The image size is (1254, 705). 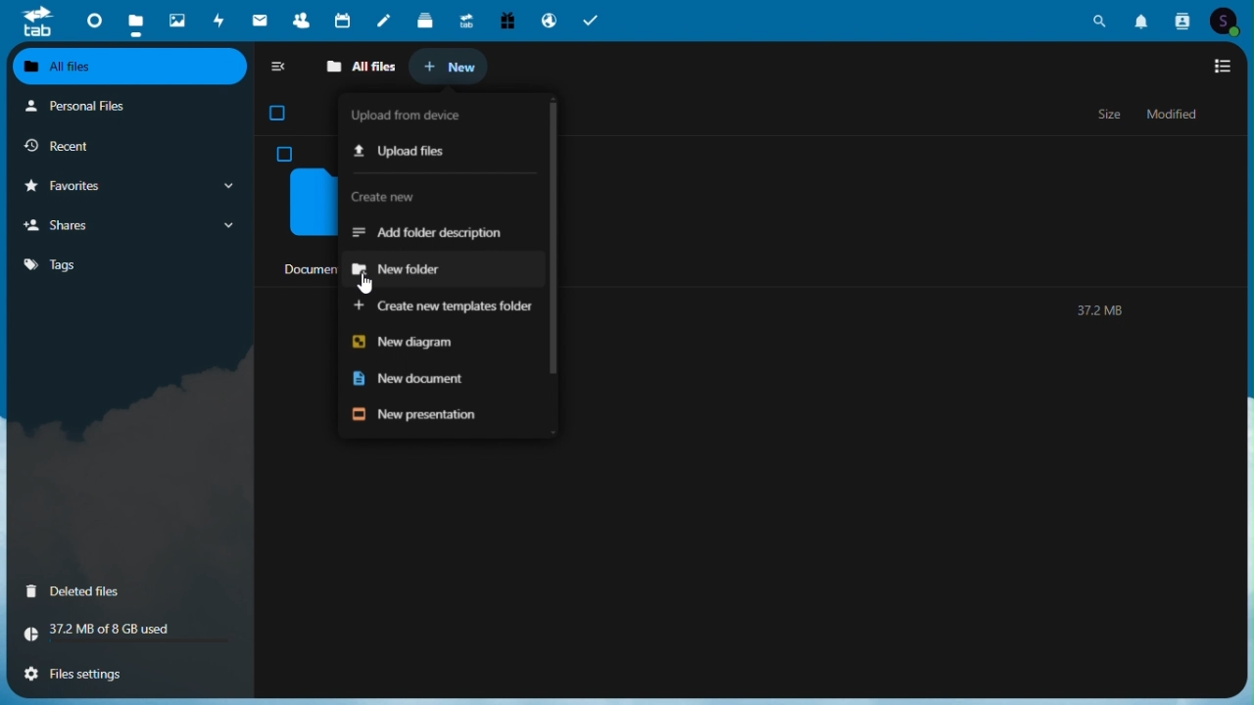 I want to click on collapse side bar, so click(x=281, y=64).